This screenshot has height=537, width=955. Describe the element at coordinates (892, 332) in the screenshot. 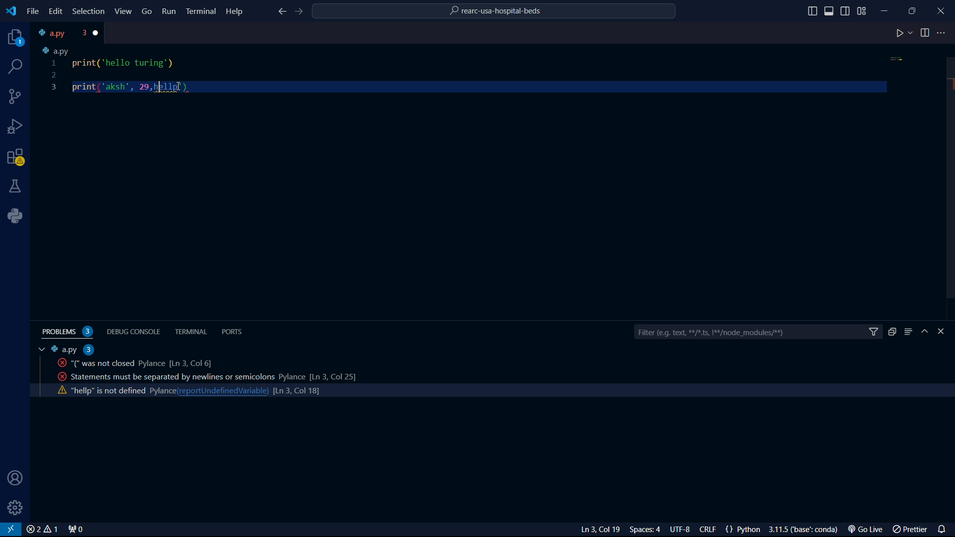

I see `duplicate` at that location.